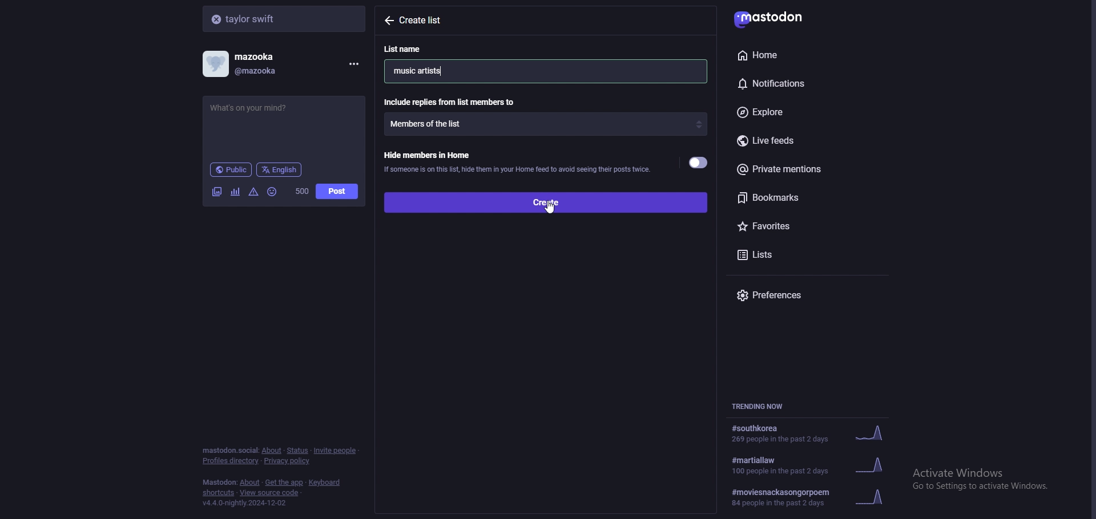  Describe the element at coordinates (797, 224) in the screenshot. I see `favourites` at that location.